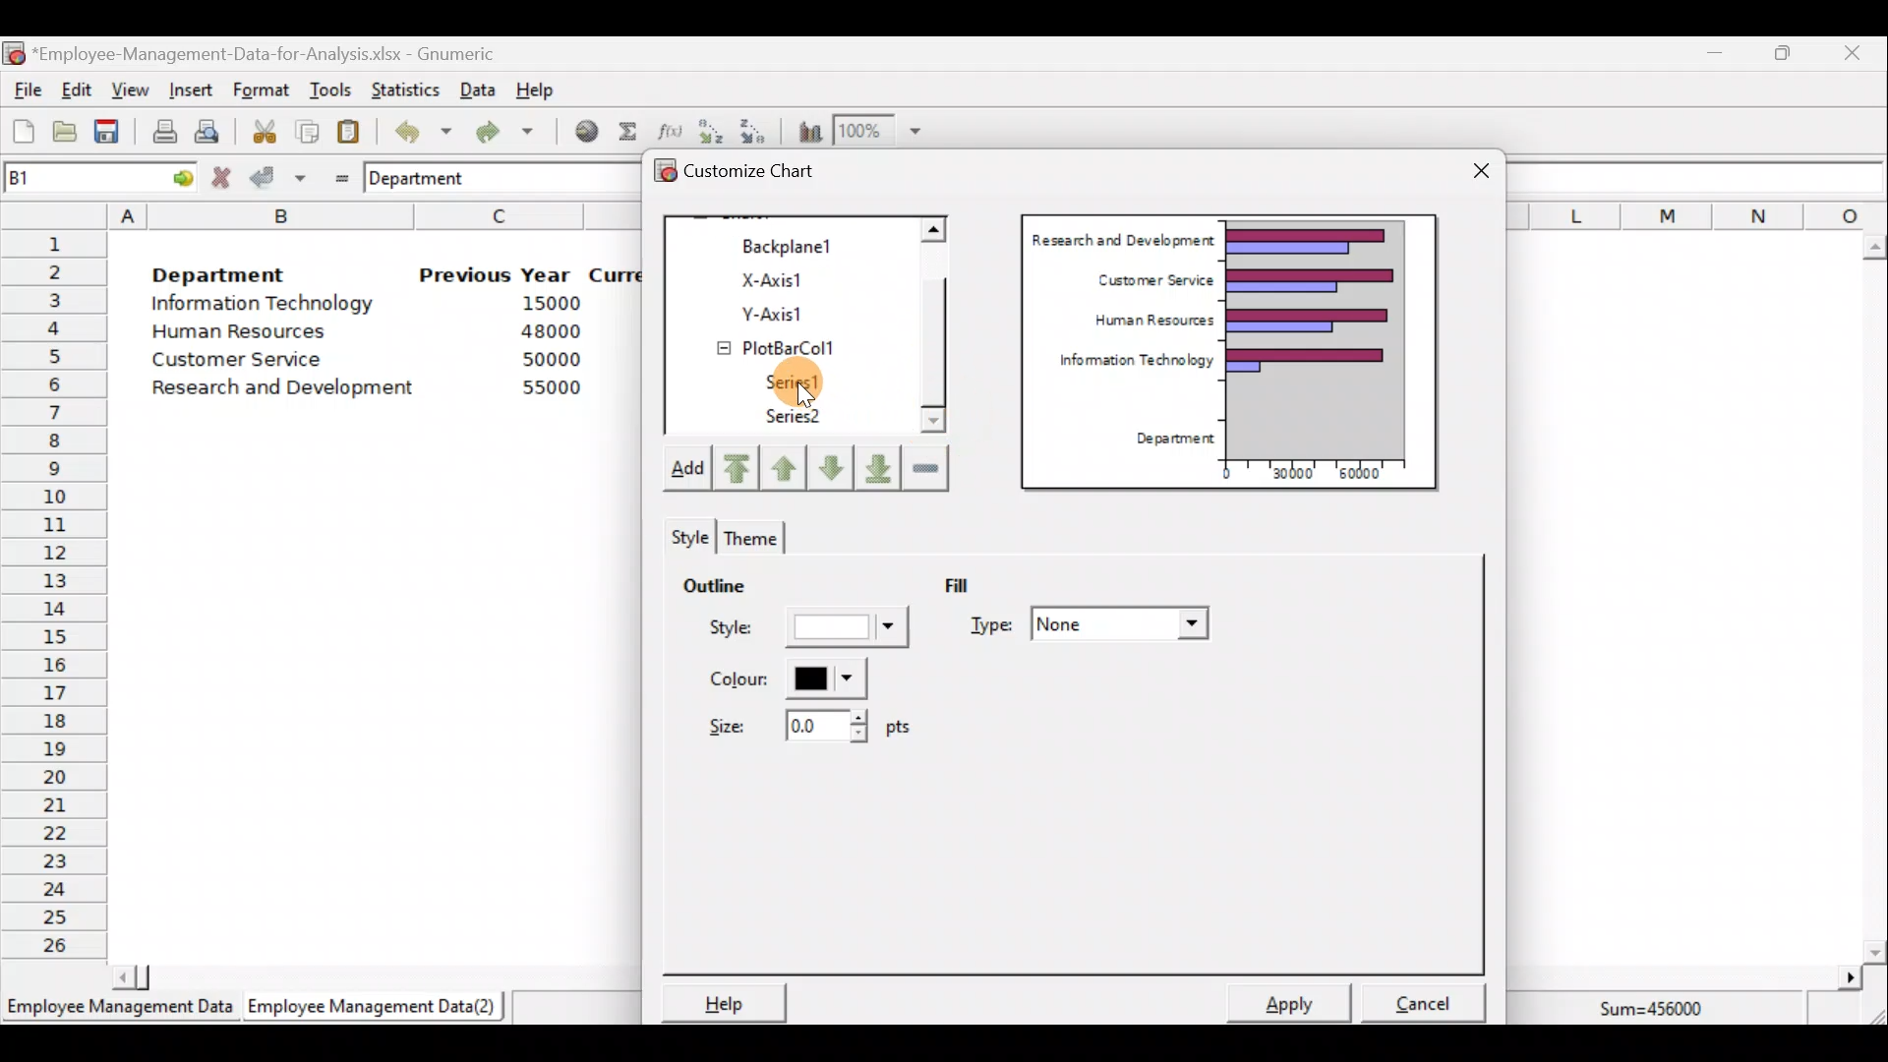 This screenshot has height=1062, width=1888. What do you see at coordinates (805, 131) in the screenshot?
I see `Insert a chart` at bounding box center [805, 131].